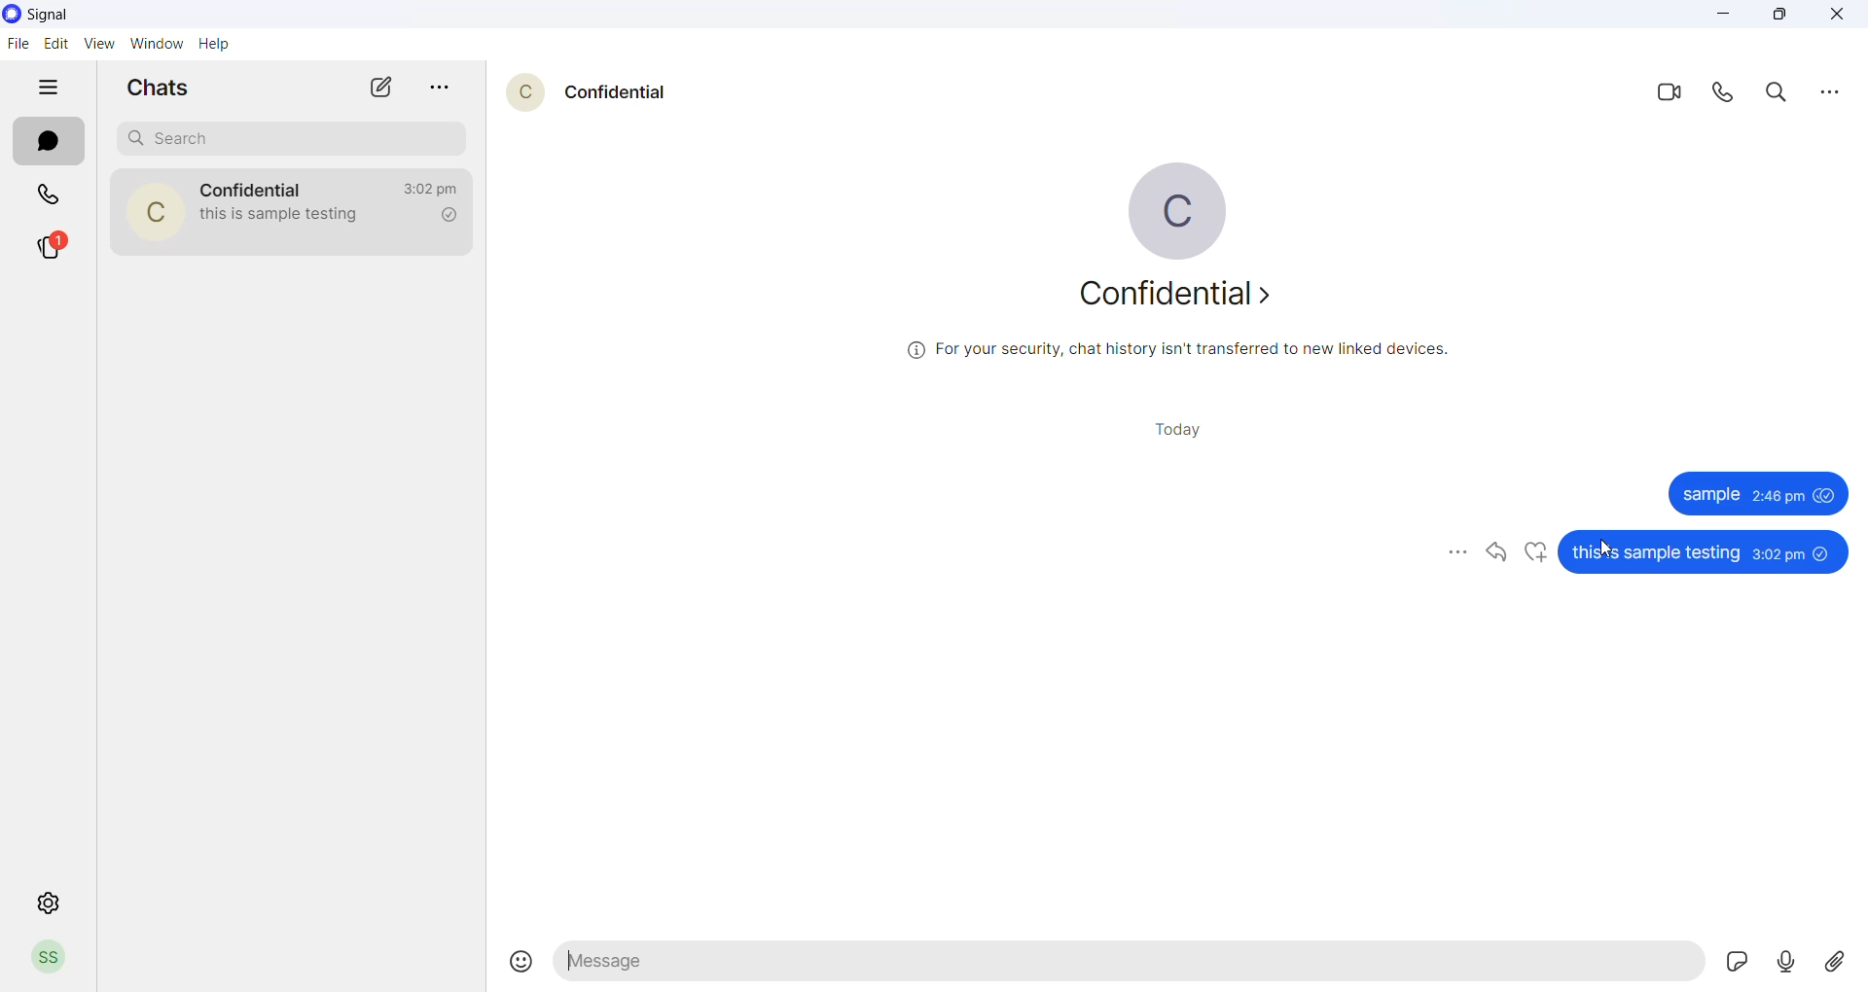 The width and height of the screenshot is (1868, 992). Describe the element at coordinates (154, 89) in the screenshot. I see `chats heading` at that location.